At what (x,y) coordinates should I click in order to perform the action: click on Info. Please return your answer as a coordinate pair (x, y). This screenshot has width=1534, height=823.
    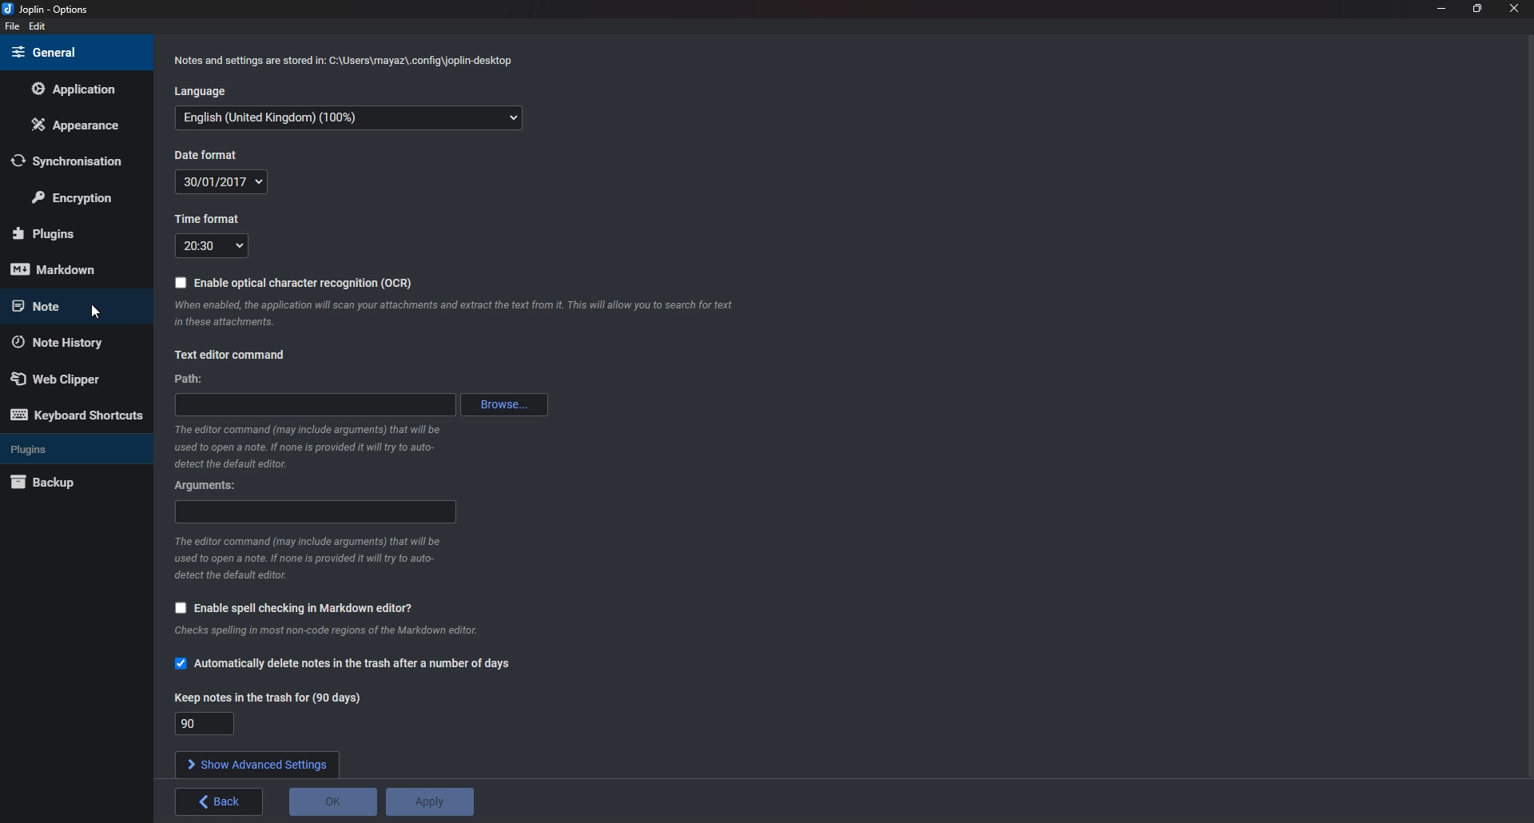
    Looking at the image, I should click on (306, 562).